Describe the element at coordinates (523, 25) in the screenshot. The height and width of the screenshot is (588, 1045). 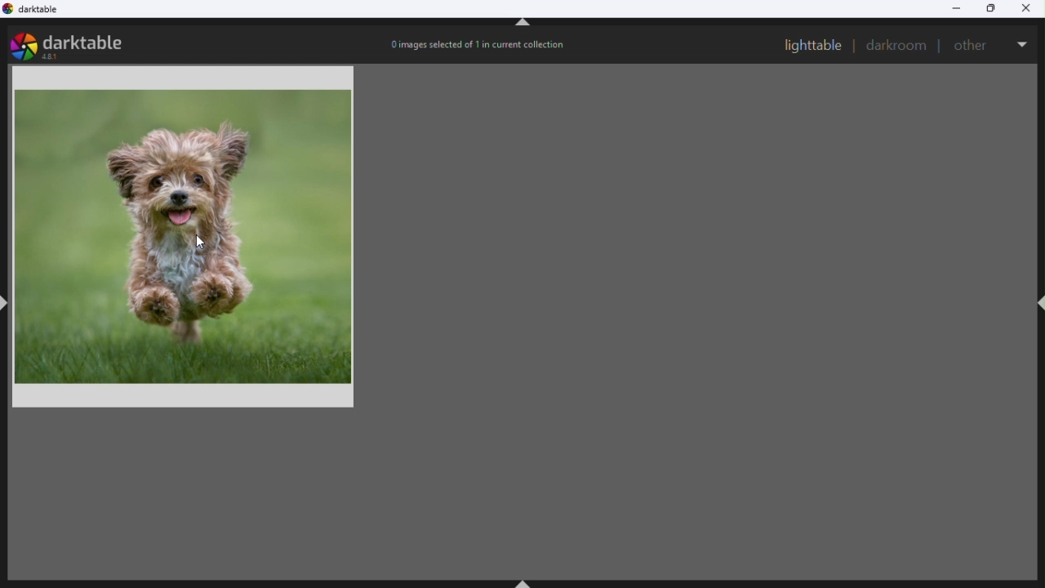
I see `shift+ctrl+t` at that location.